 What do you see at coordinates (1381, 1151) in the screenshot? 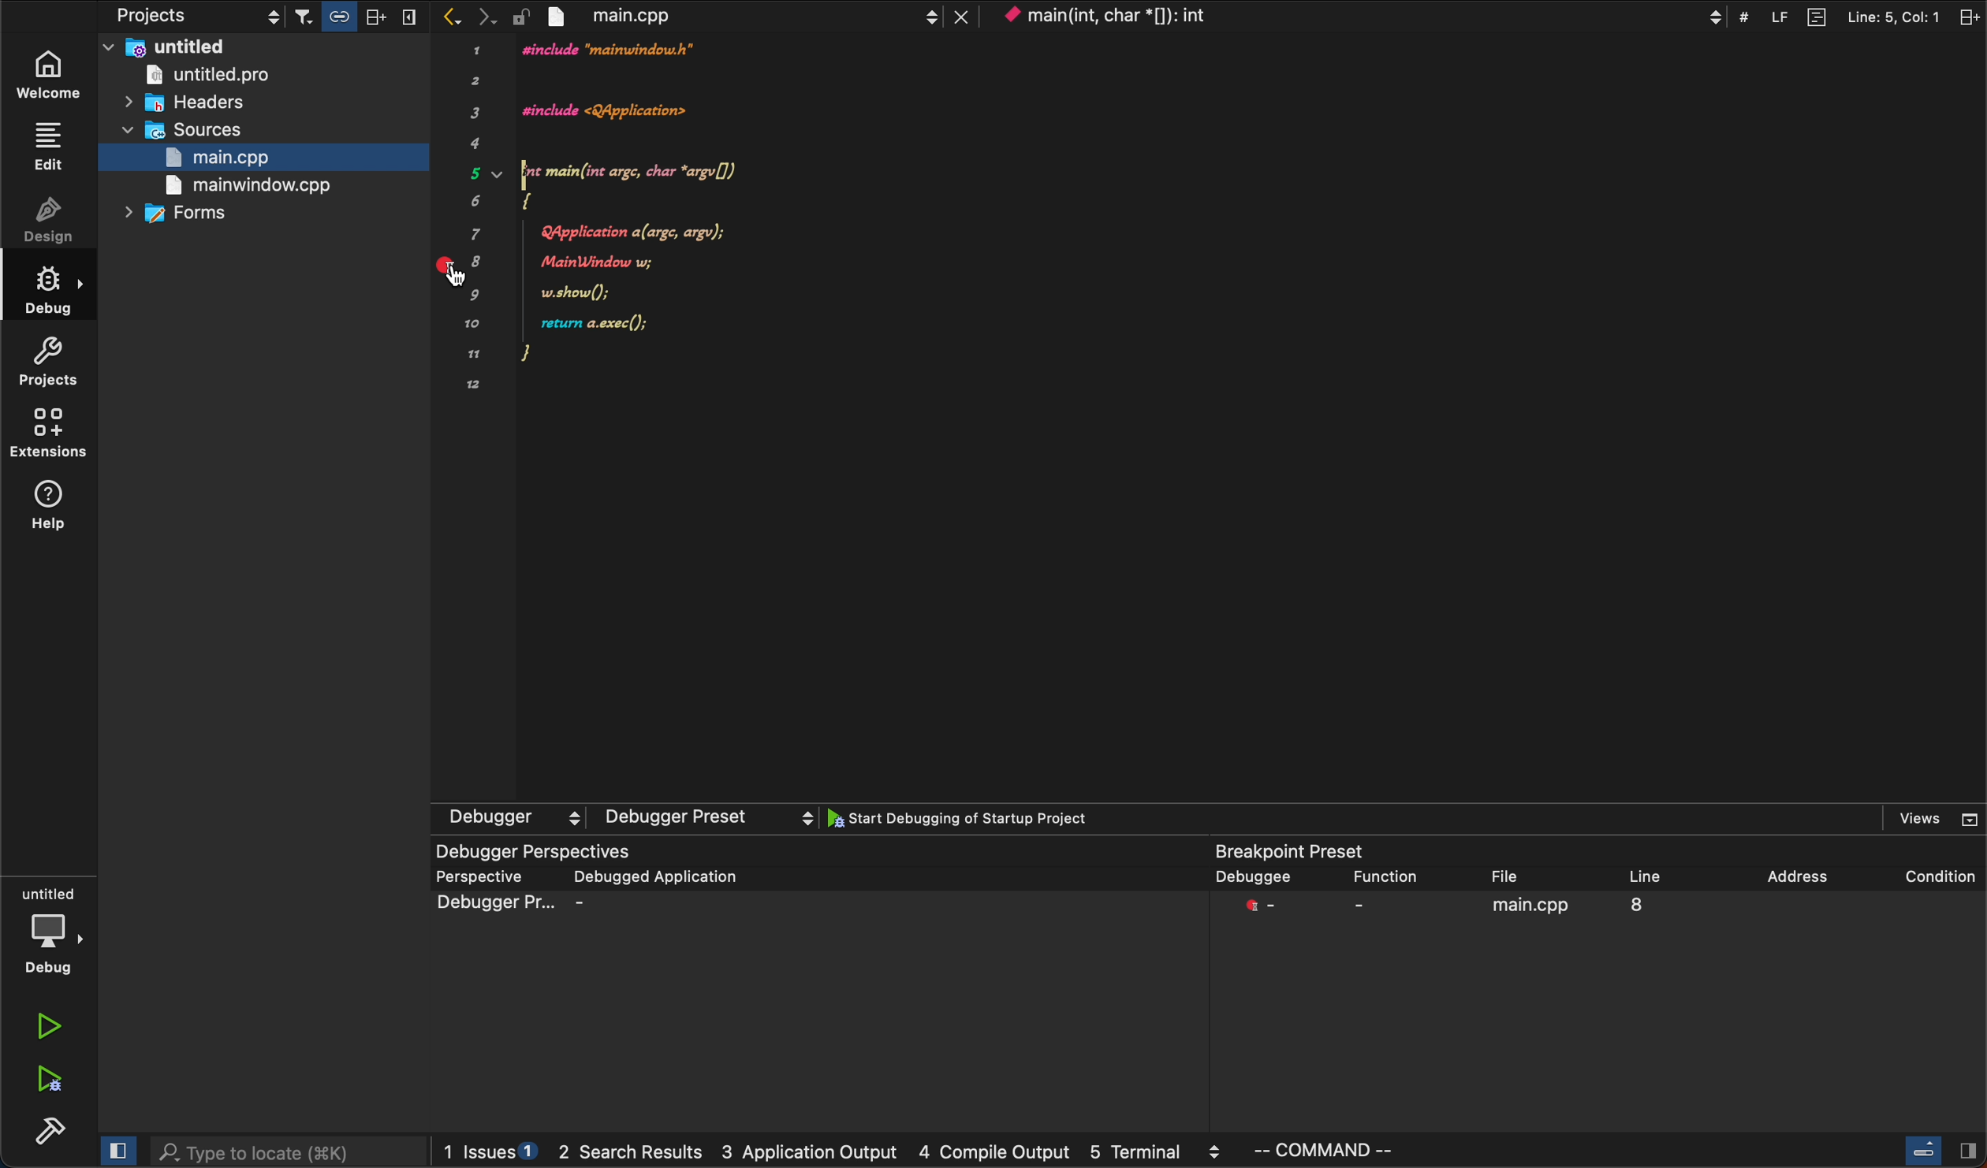
I see `command` at bounding box center [1381, 1151].